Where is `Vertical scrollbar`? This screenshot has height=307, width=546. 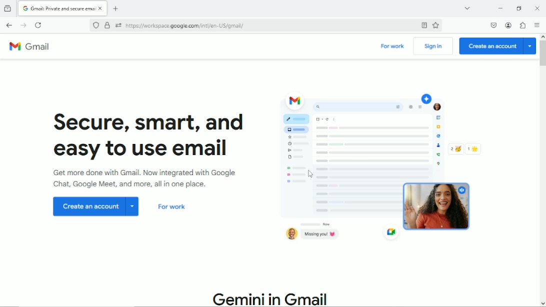
Vertical scrollbar is located at coordinates (542, 53).